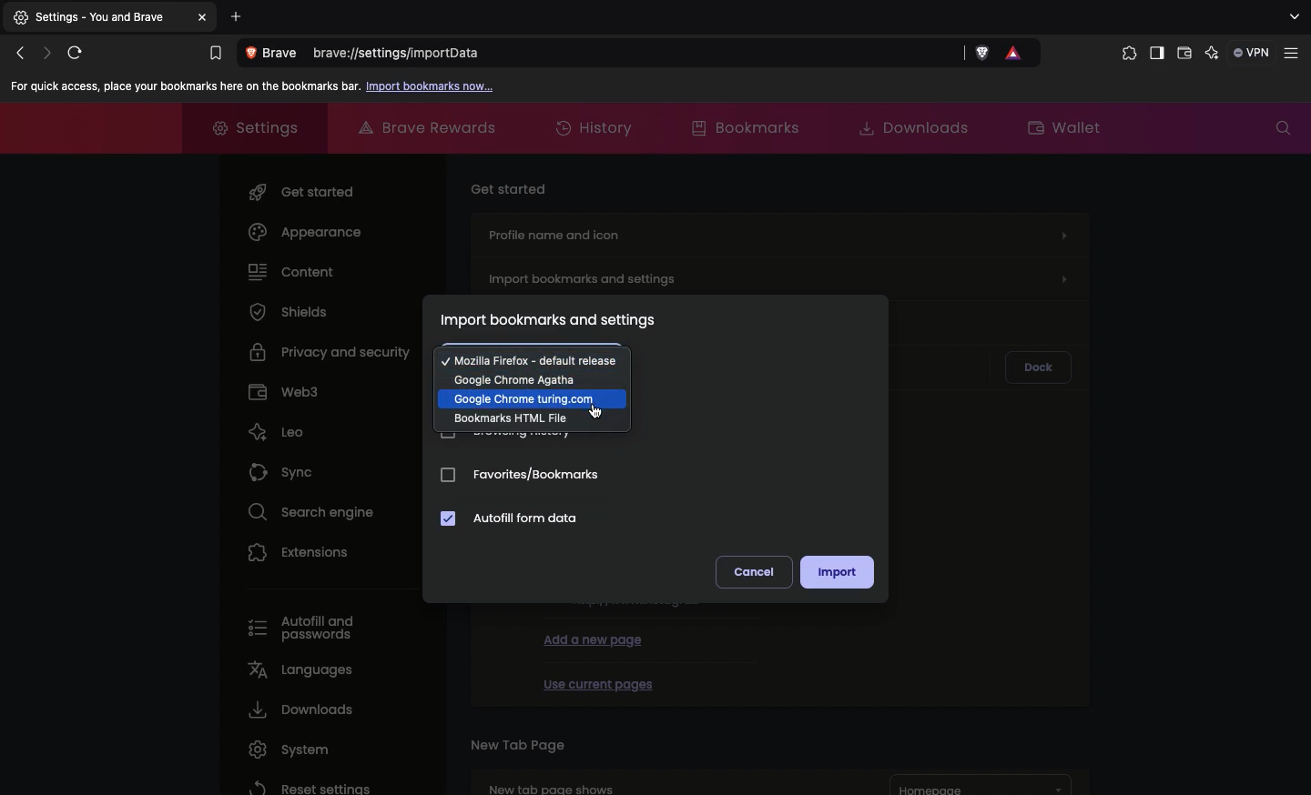 This screenshot has height=795, width=1311. I want to click on Search, so click(1283, 128).